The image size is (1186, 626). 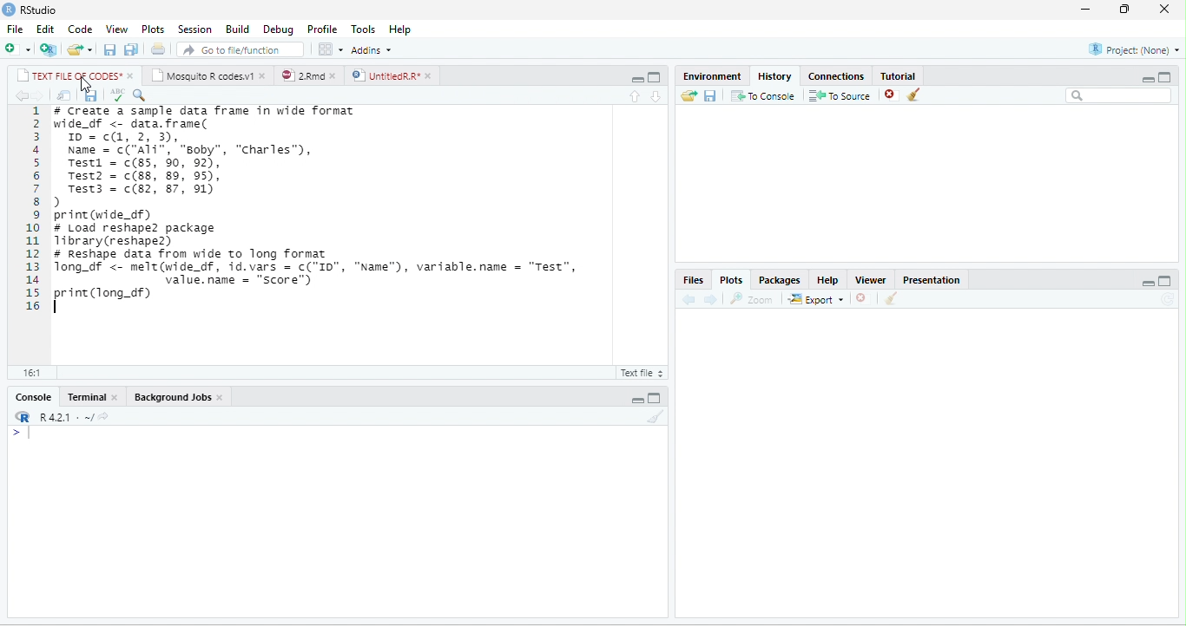 I want to click on maximize, so click(x=1166, y=281).